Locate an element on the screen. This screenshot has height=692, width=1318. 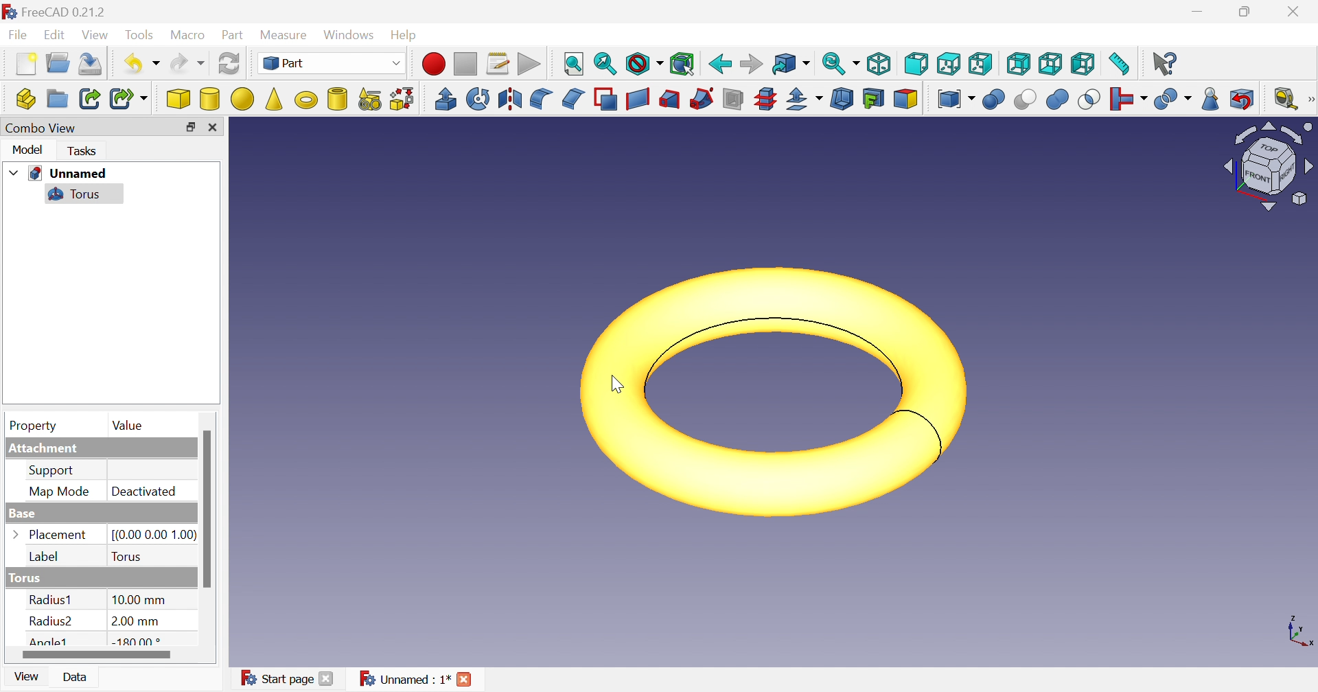
Make face from wires is located at coordinates (606, 98).